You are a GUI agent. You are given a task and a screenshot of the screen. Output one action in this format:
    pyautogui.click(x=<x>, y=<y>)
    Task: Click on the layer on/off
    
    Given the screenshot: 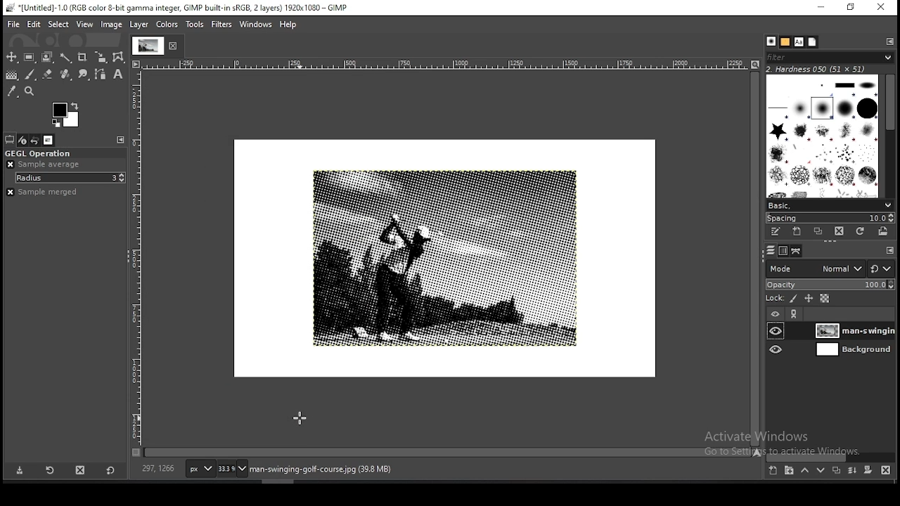 What is the action you would take?
    pyautogui.click(x=776, y=313)
    